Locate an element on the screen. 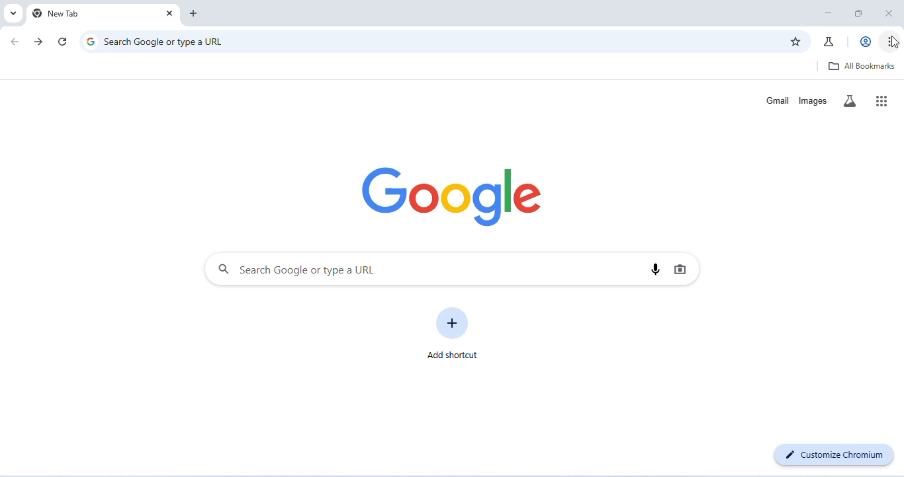  minimize is located at coordinates (827, 13).